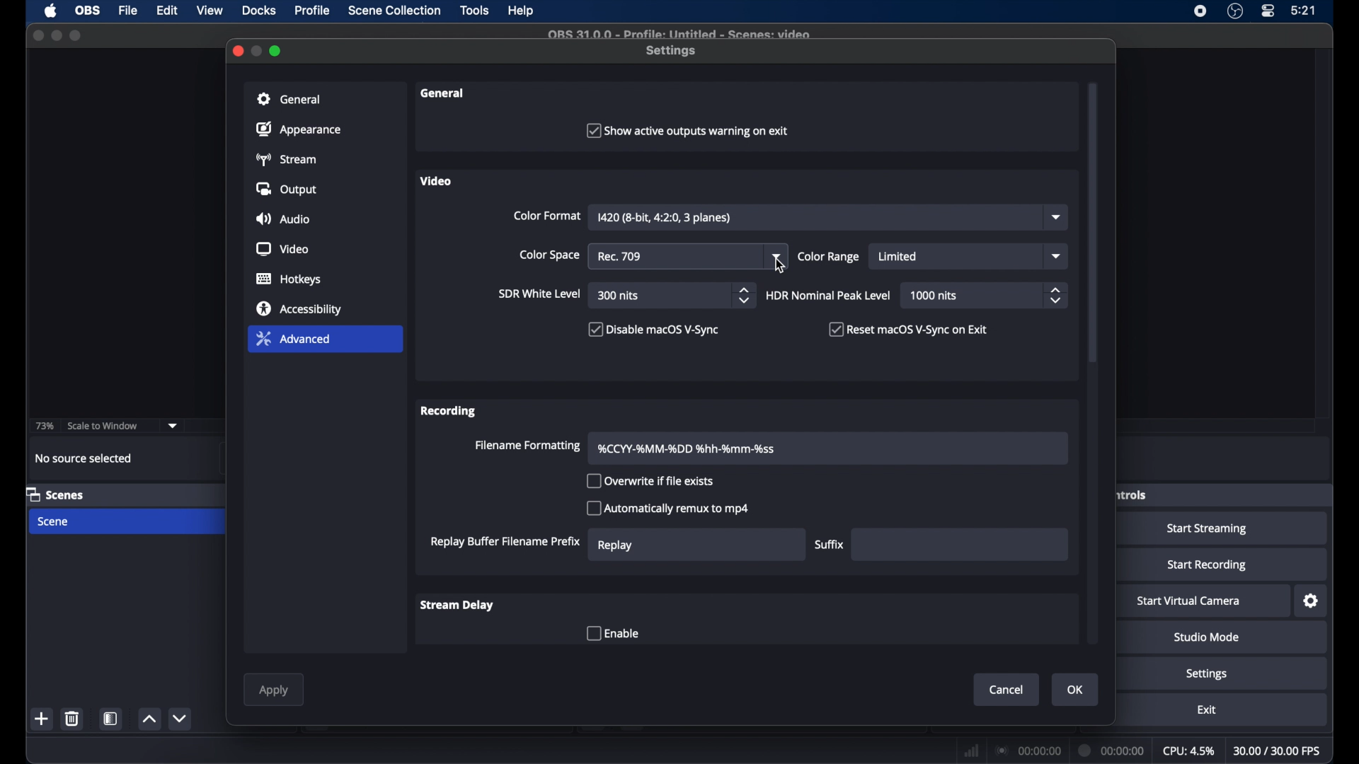  Describe the element at coordinates (111, 719) in the screenshot. I see `scene filters` at that location.